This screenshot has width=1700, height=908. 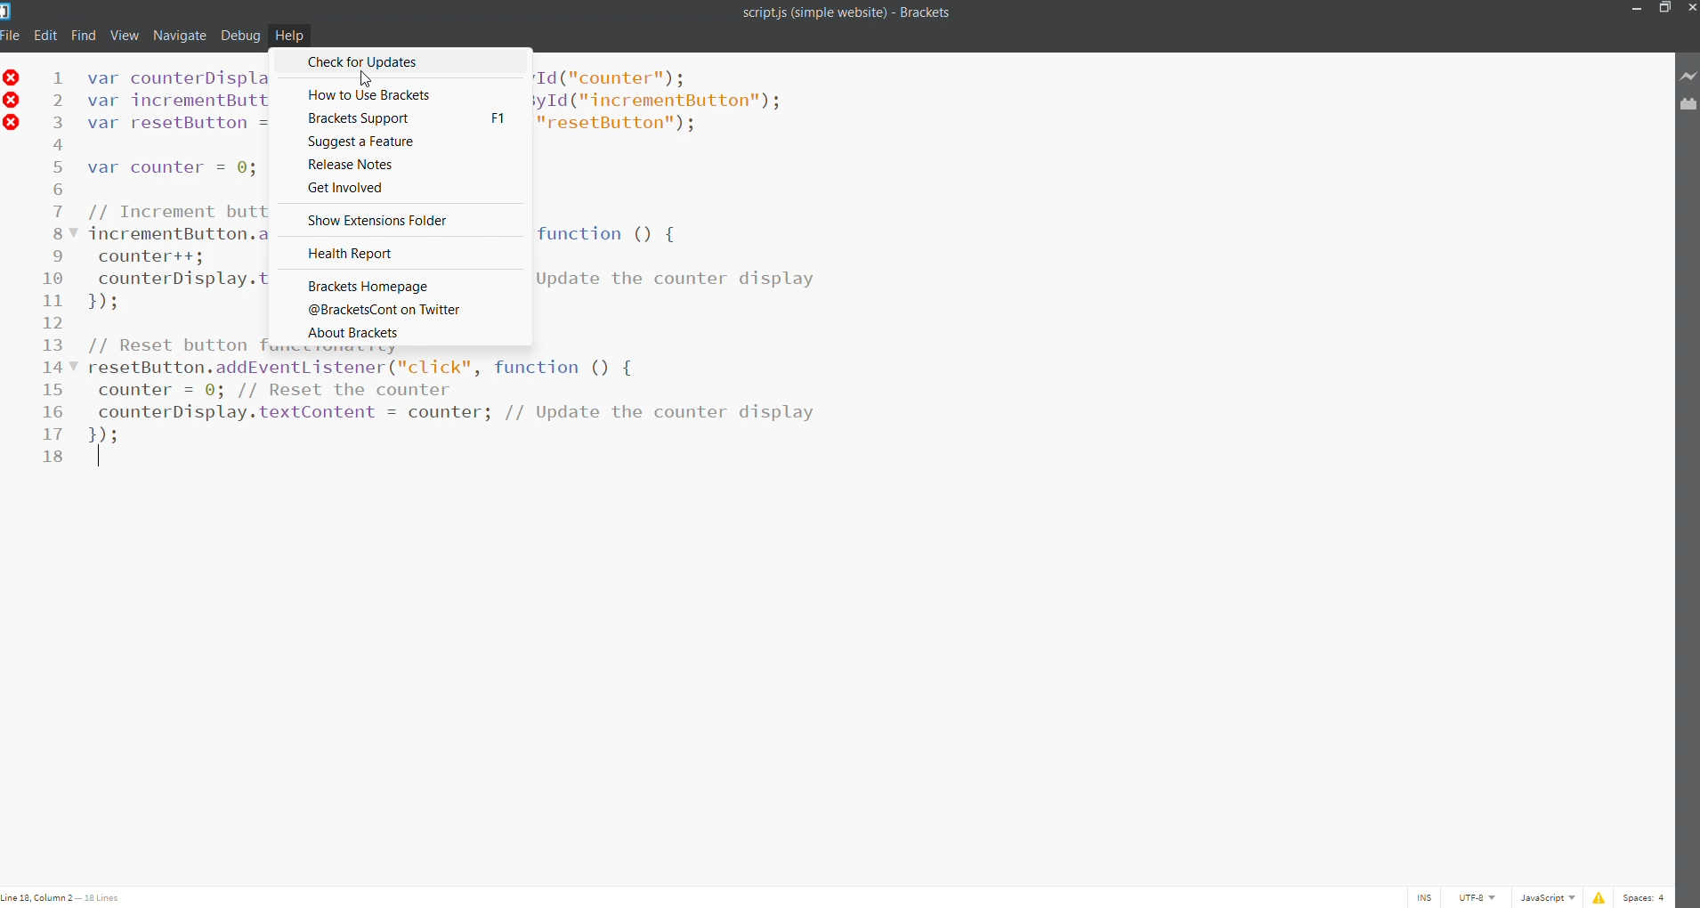 What do you see at coordinates (396, 308) in the screenshot?
I see `twitter link ` at bounding box center [396, 308].